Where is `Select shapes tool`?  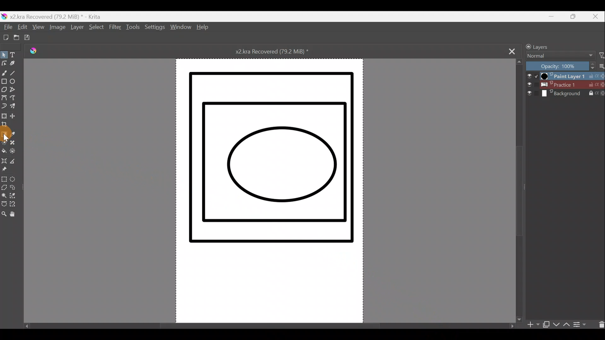
Select shapes tool is located at coordinates (4, 55).